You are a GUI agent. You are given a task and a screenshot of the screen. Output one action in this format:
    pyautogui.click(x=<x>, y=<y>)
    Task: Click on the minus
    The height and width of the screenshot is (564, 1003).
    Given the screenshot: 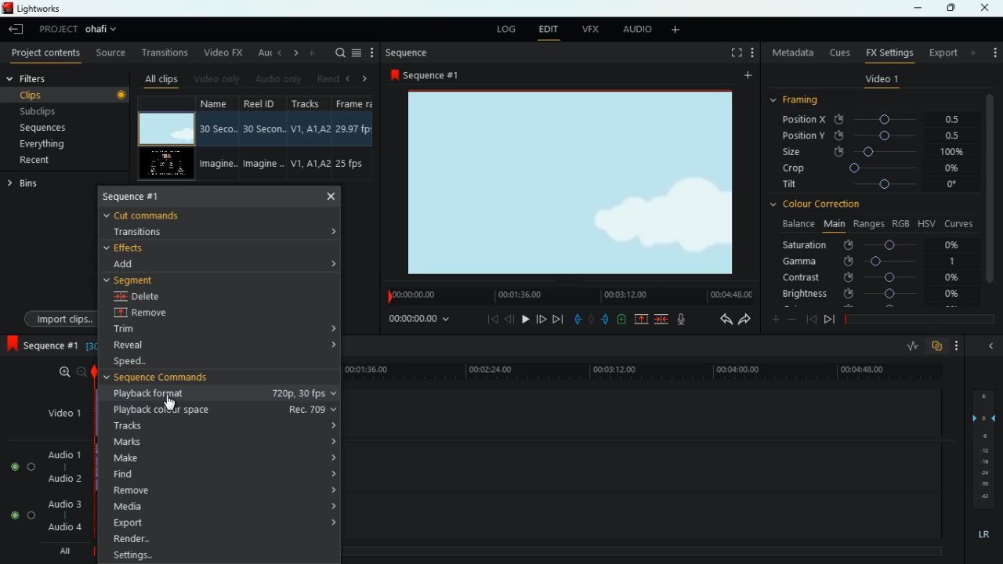 What is the action you would take?
    pyautogui.click(x=791, y=319)
    